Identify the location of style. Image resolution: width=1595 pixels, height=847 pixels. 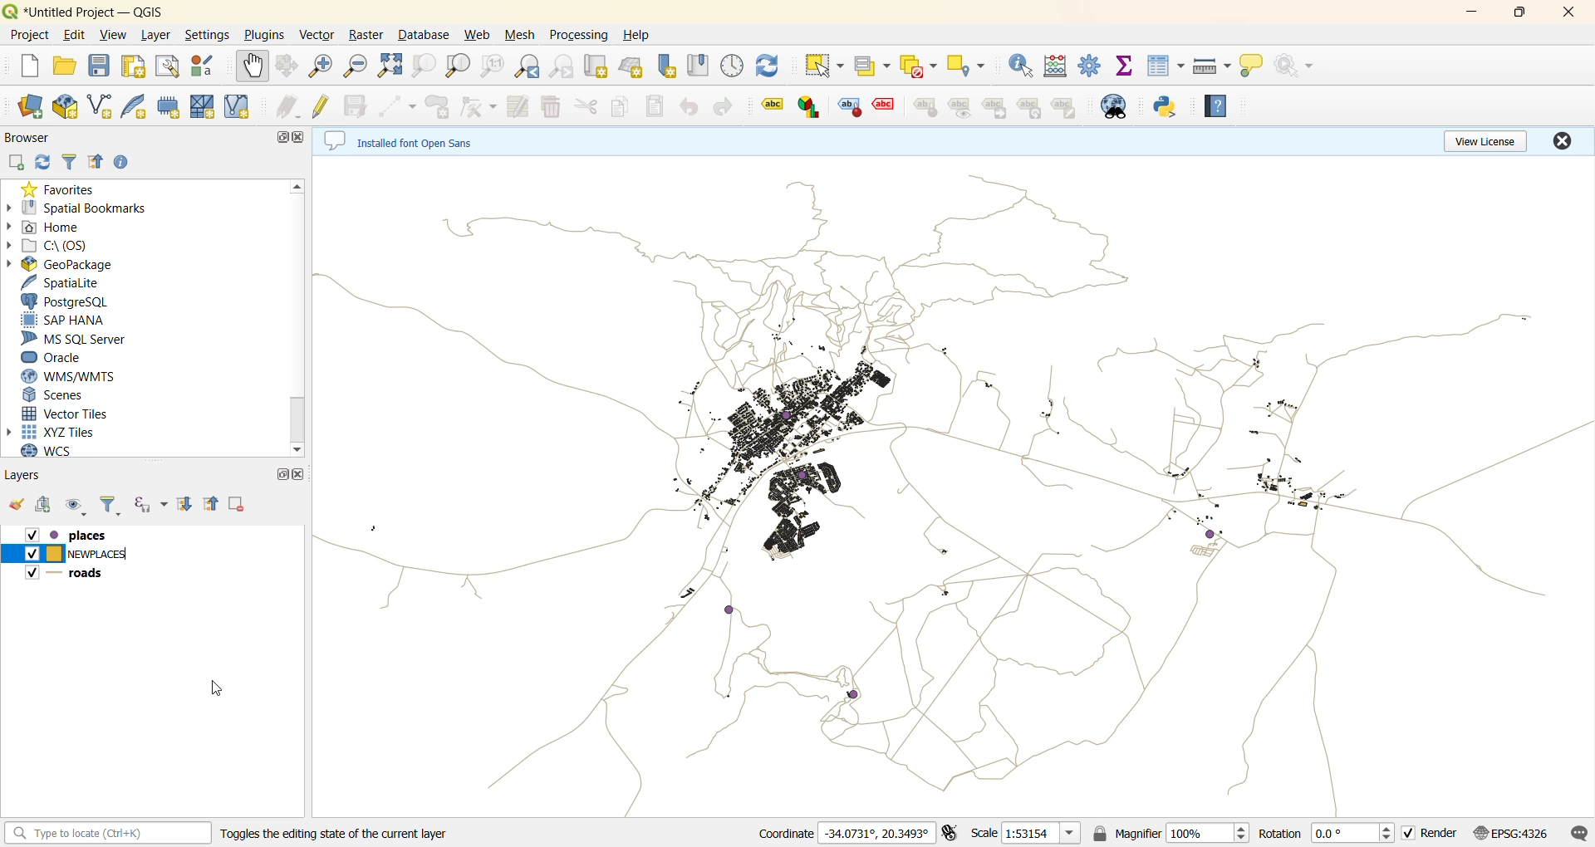
(851, 107).